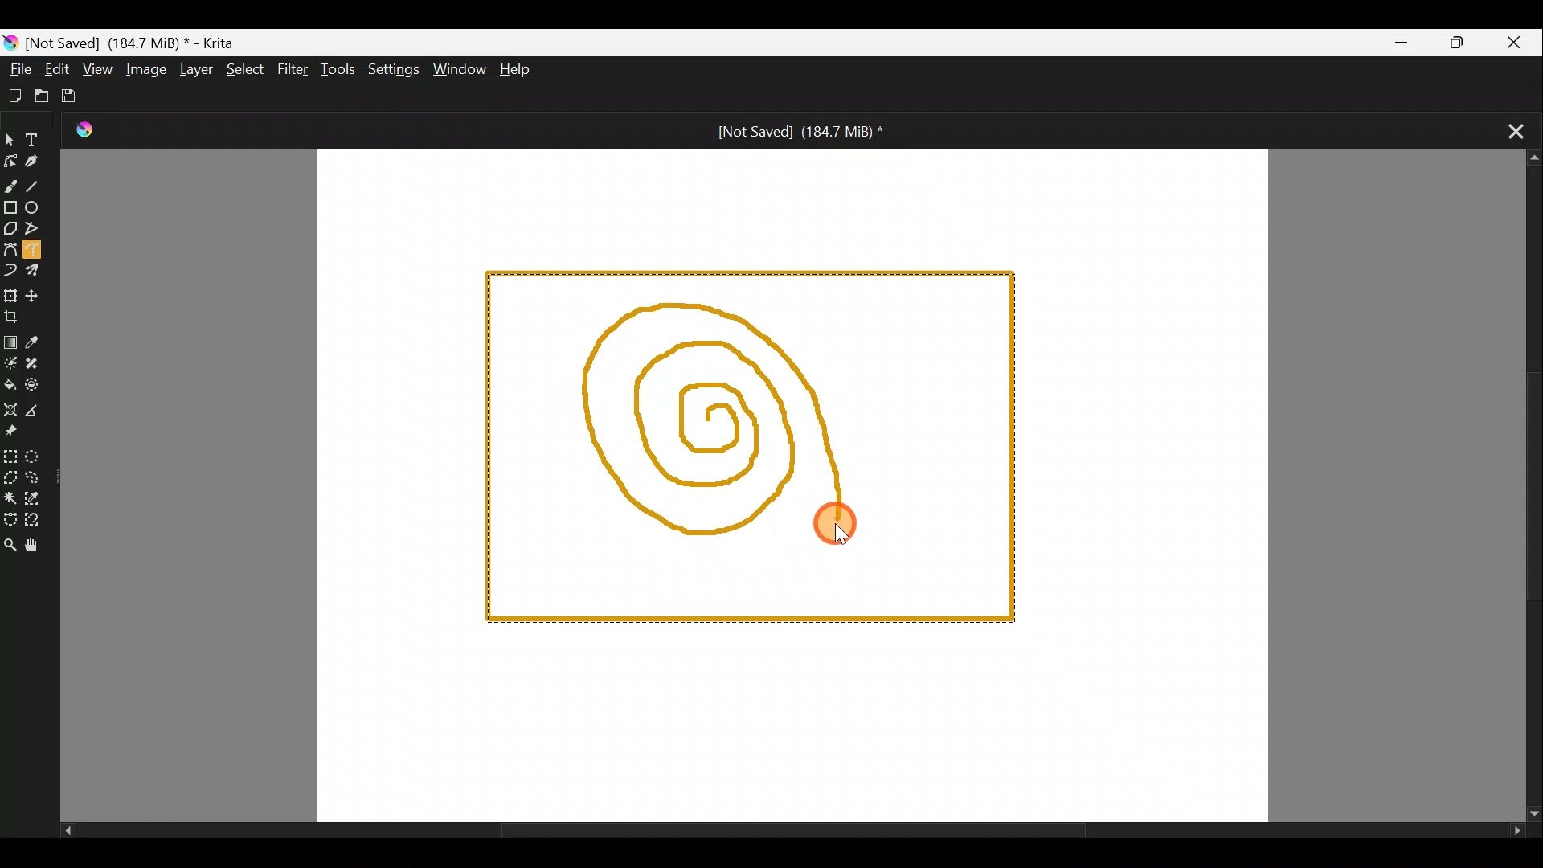 This screenshot has height=868, width=1543. Describe the element at coordinates (39, 230) in the screenshot. I see `Polyline tool` at that location.